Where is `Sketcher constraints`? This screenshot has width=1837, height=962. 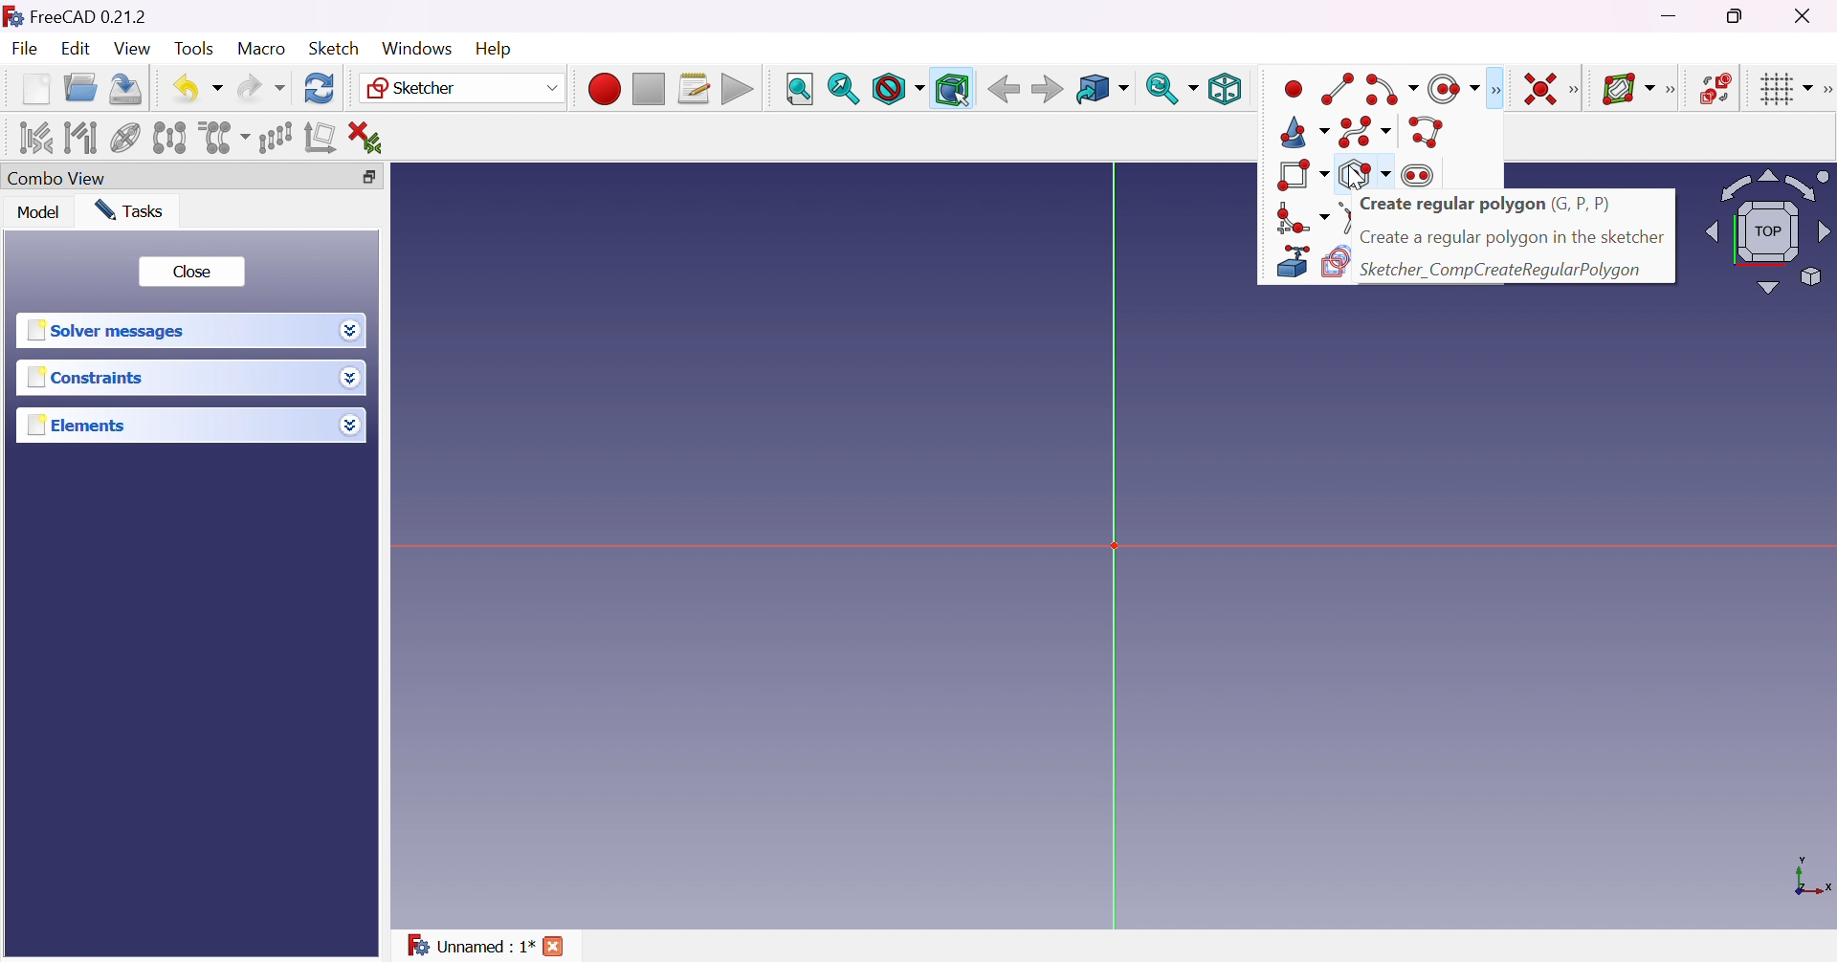 Sketcher constraints is located at coordinates (1578, 91).